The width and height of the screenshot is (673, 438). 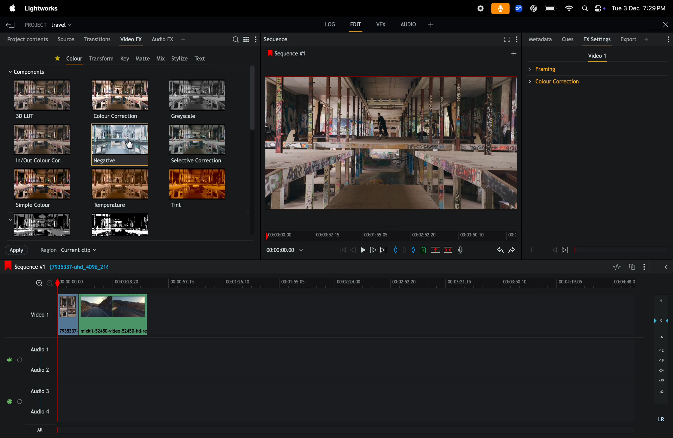 I want to click on add cue at the current position, so click(x=422, y=250).